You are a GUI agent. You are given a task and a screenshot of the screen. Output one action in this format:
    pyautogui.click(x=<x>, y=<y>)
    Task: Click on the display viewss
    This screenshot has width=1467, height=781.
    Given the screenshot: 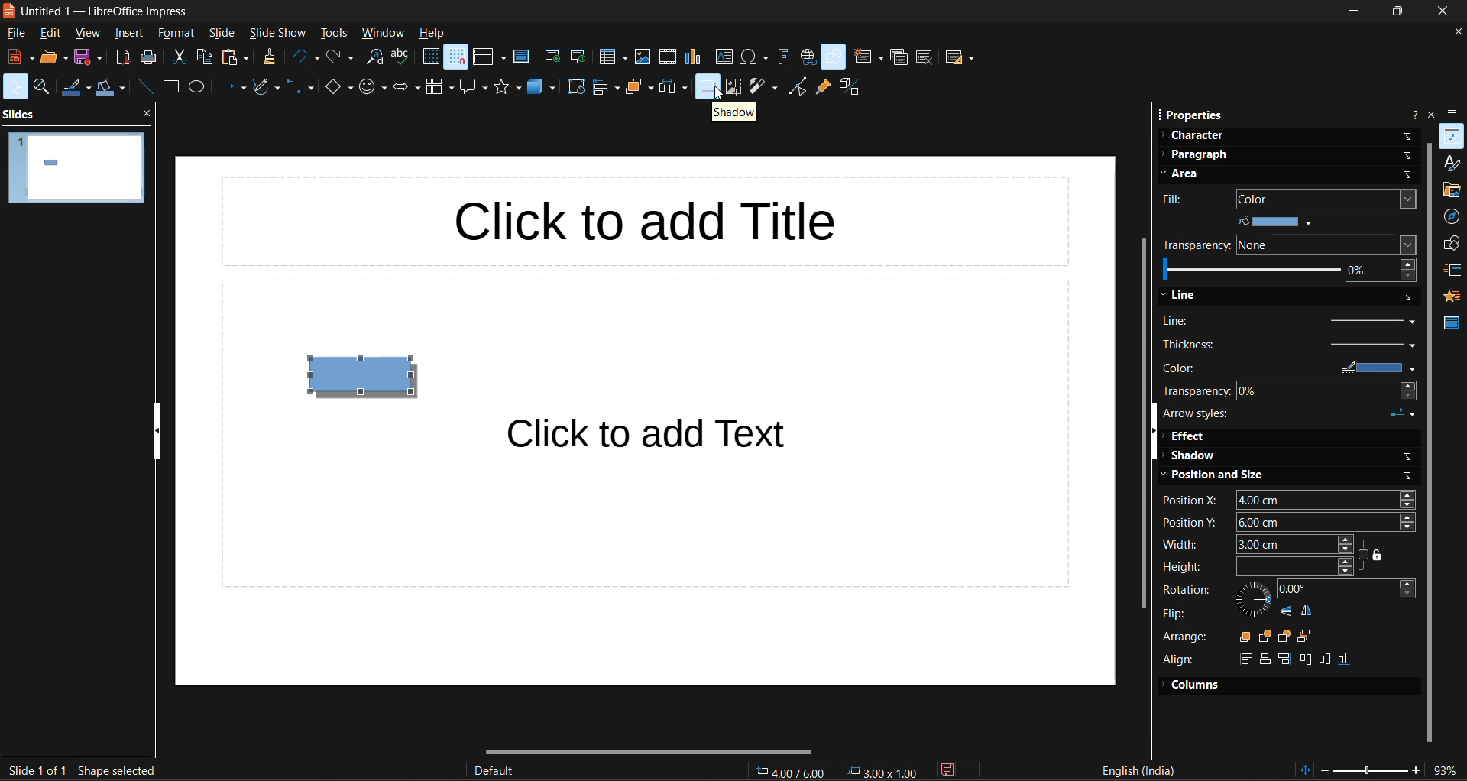 What is the action you would take?
    pyautogui.click(x=490, y=57)
    